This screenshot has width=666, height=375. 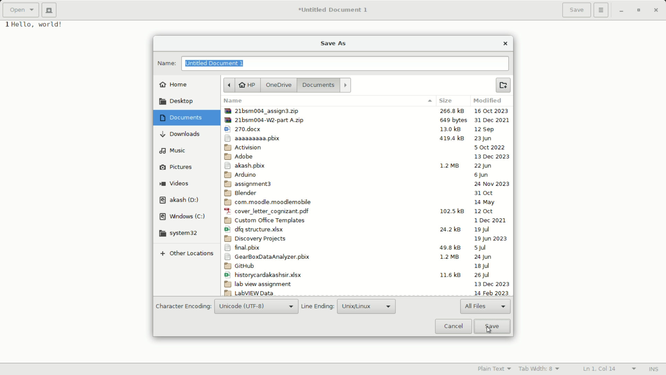 I want to click on windows (C:), so click(x=182, y=217).